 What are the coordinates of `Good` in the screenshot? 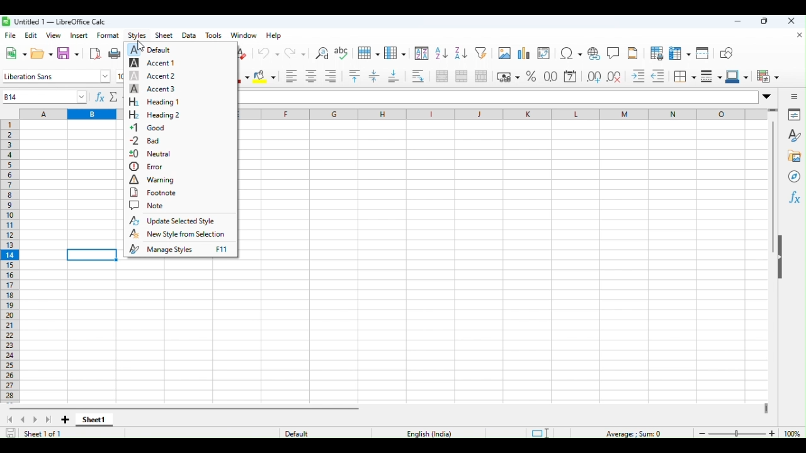 It's located at (152, 128).